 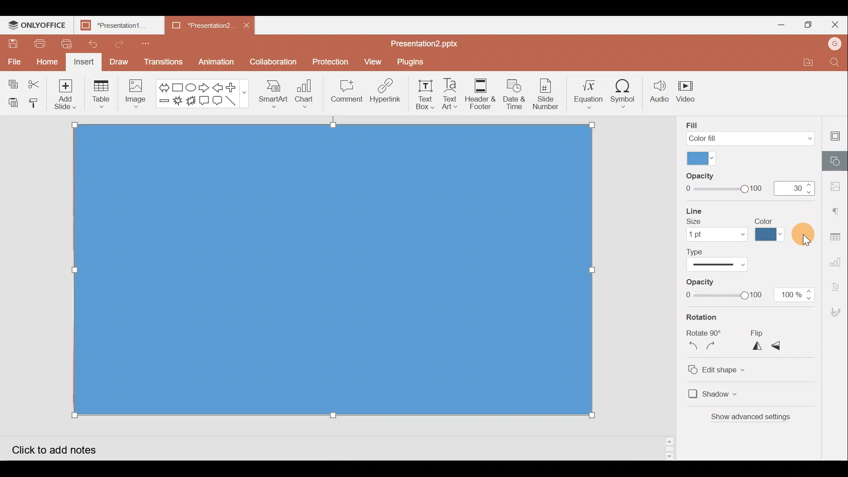 I want to click on Table, so click(x=103, y=93).